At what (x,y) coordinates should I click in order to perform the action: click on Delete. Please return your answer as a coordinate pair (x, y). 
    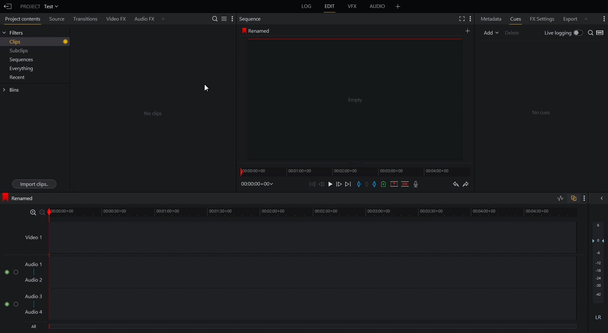
    Looking at the image, I should click on (513, 34).